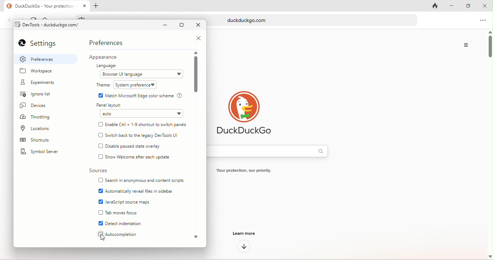 The height and width of the screenshot is (260, 493). I want to click on close, so click(485, 5).